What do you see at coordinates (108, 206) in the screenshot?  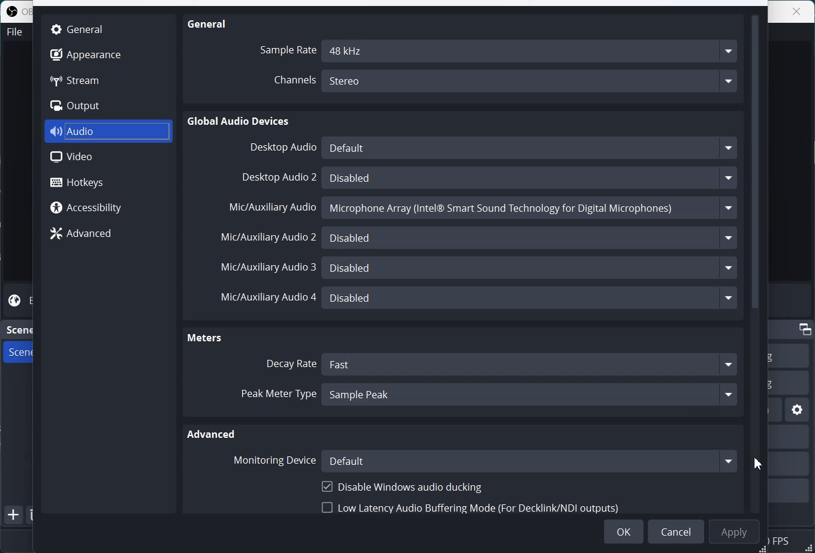 I see `Accessibility` at bounding box center [108, 206].